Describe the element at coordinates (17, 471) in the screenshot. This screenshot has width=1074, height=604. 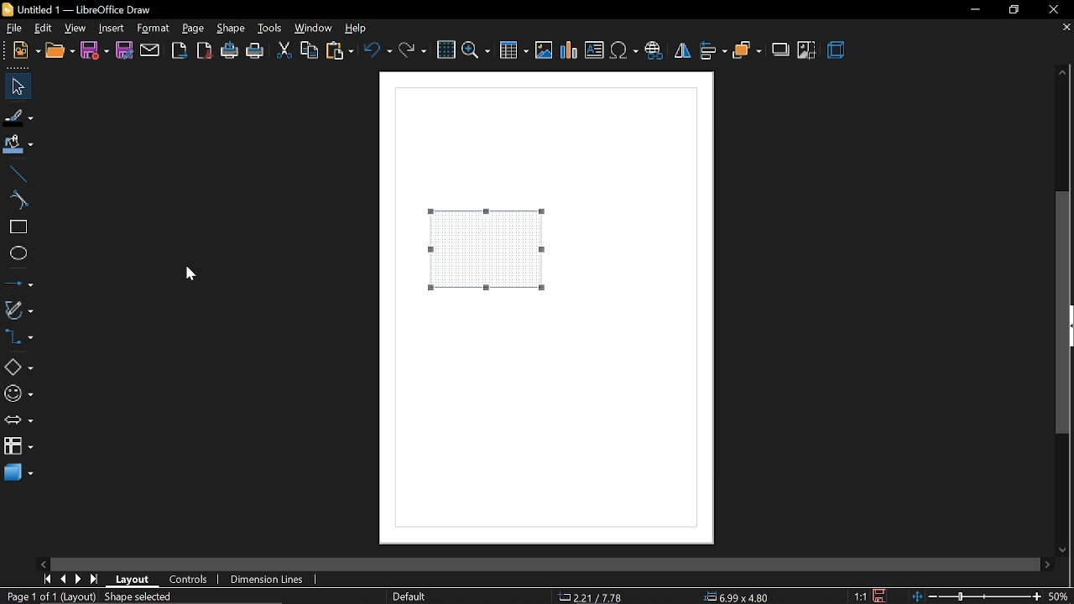
I see `3d shapes` at that location.